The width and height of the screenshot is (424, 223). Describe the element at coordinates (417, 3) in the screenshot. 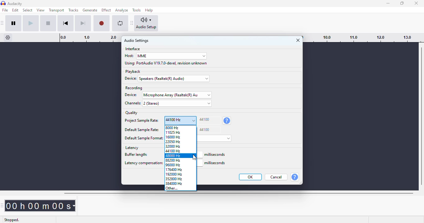

I see `close` at that location.